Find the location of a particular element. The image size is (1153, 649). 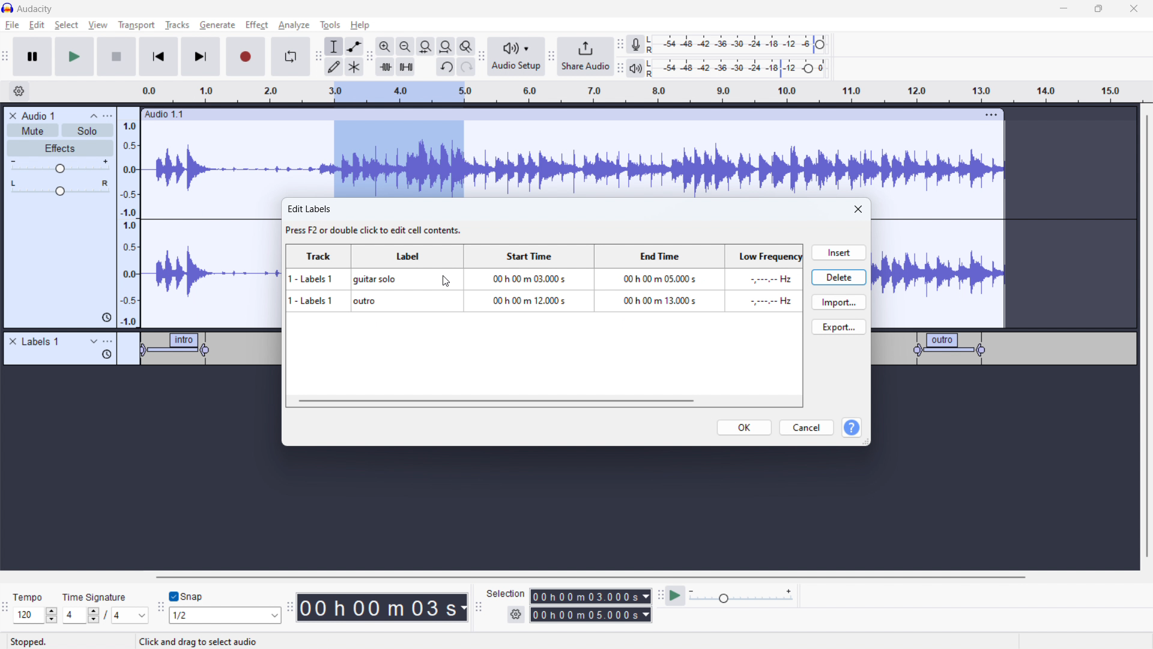

select is located at coordinates (66, 25).